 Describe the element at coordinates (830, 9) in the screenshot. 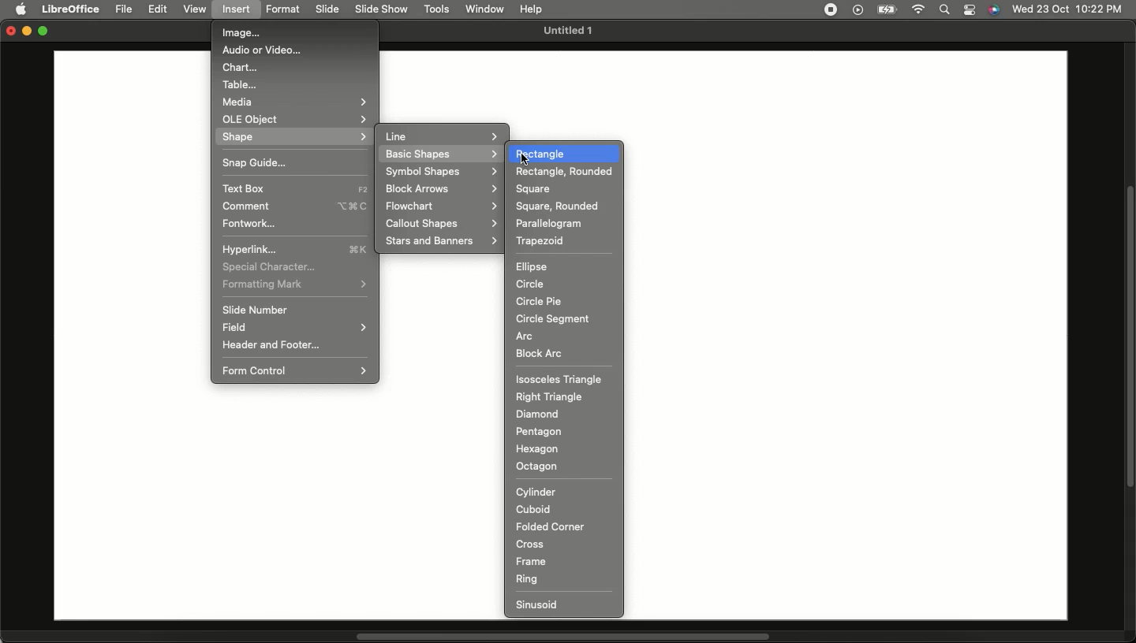

I see `Recording` at that location.